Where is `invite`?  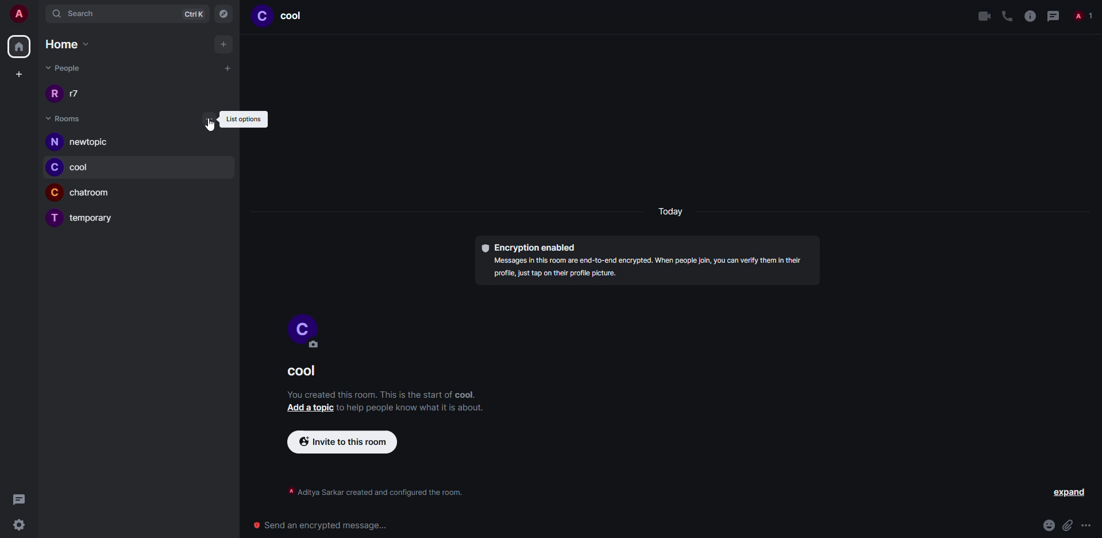 invite is located at coordinates (341, 443).